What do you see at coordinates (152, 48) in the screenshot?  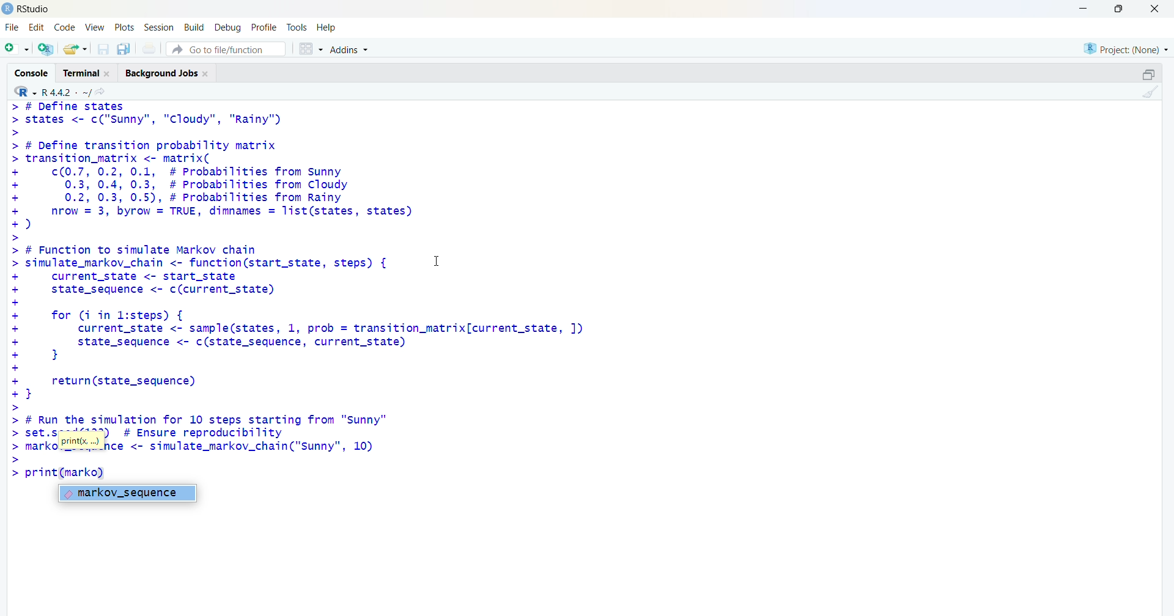 I see `print the current file` at bounding box center [152, 48].